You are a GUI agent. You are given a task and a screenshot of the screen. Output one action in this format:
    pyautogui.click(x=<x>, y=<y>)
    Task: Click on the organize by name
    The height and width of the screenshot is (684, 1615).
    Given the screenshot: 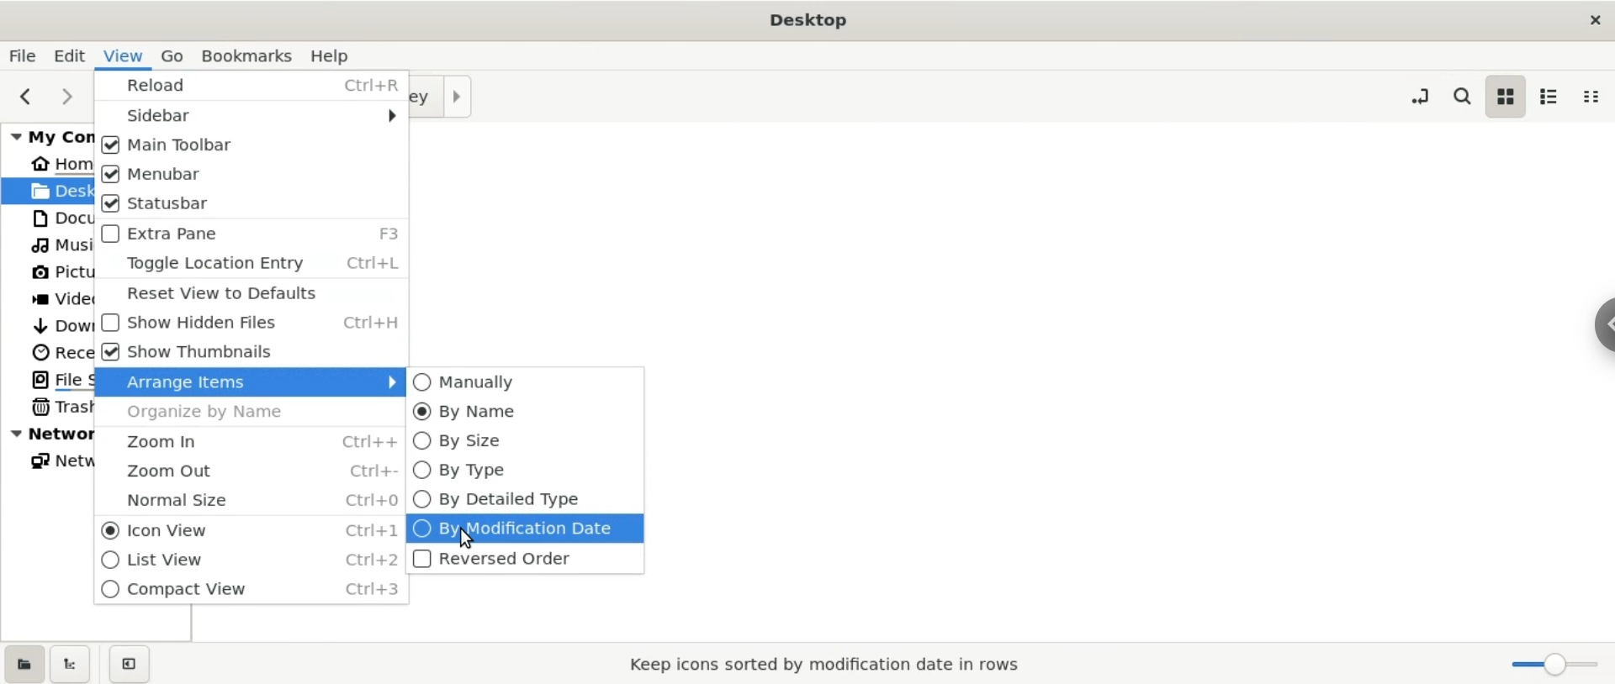 What is the action you would take?
    pyautogui.click(x=250, y=413)
    